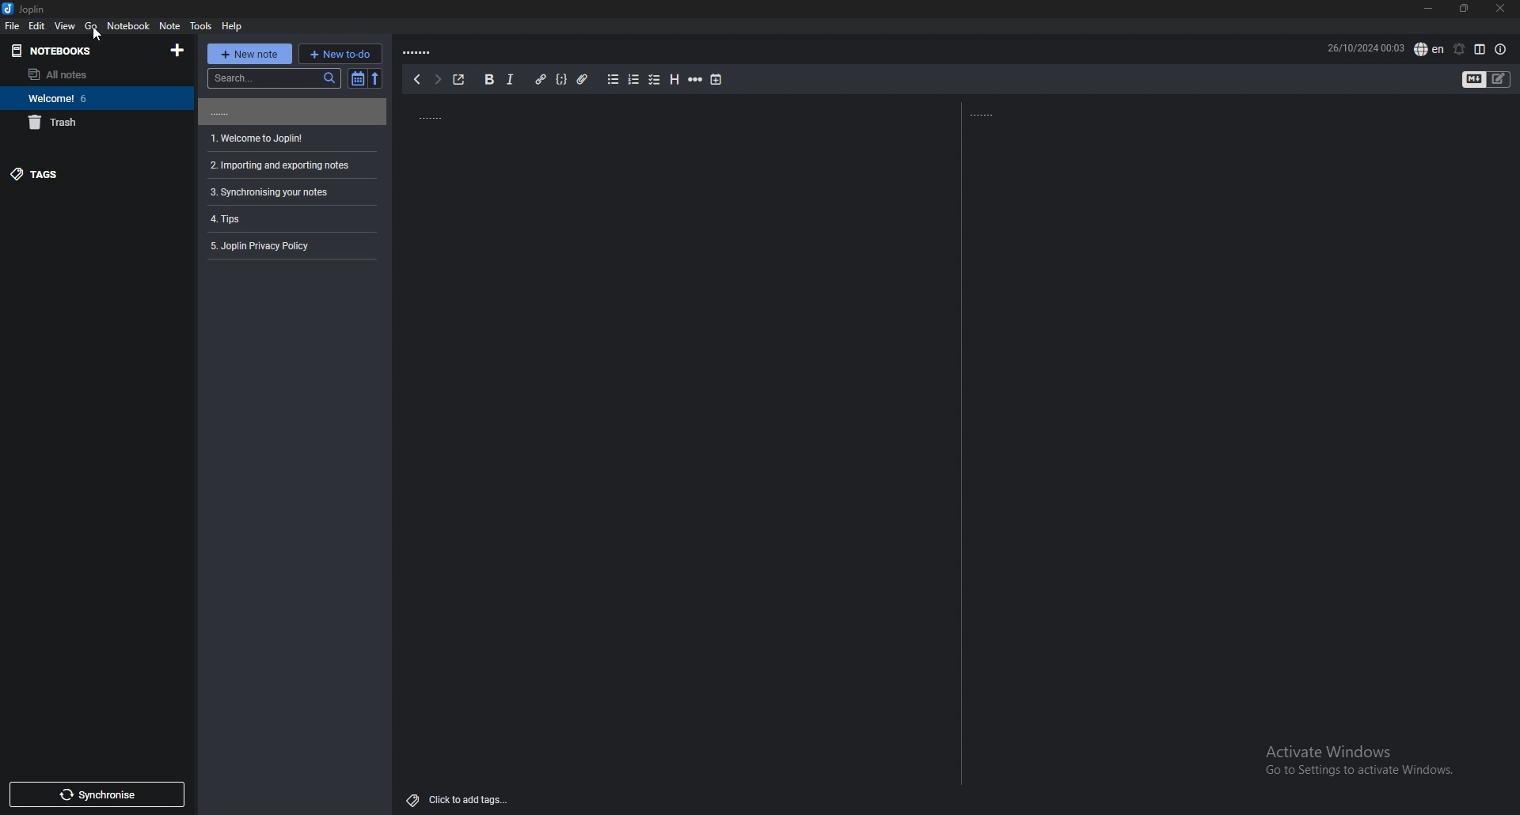  Describe the element at coordinates (129, 25) in the screenshot. I see `notebook` at that location.